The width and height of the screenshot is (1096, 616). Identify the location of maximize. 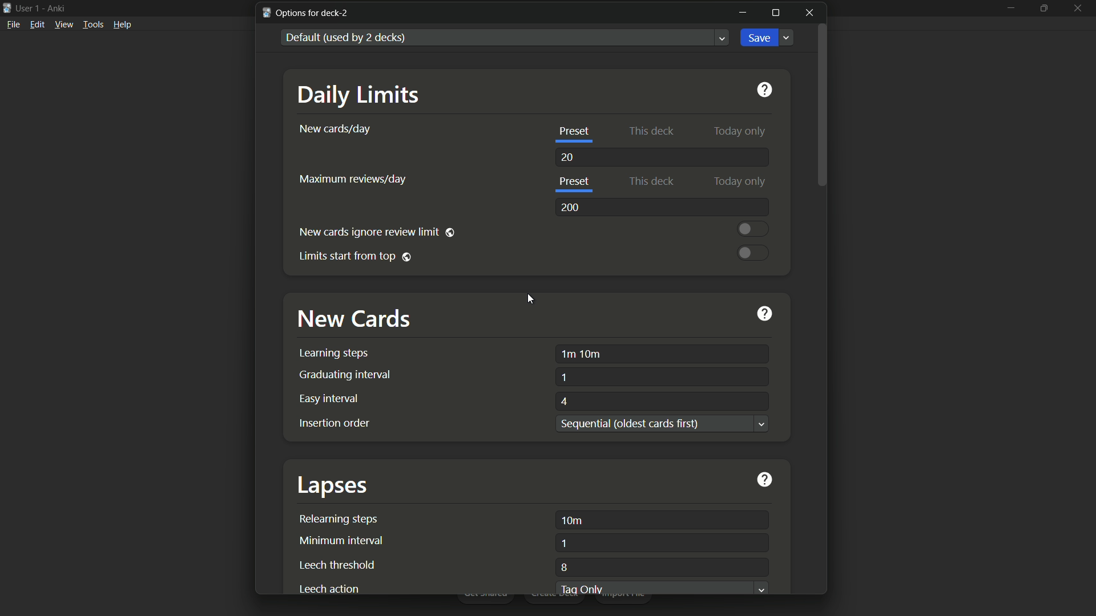
(776, 14).